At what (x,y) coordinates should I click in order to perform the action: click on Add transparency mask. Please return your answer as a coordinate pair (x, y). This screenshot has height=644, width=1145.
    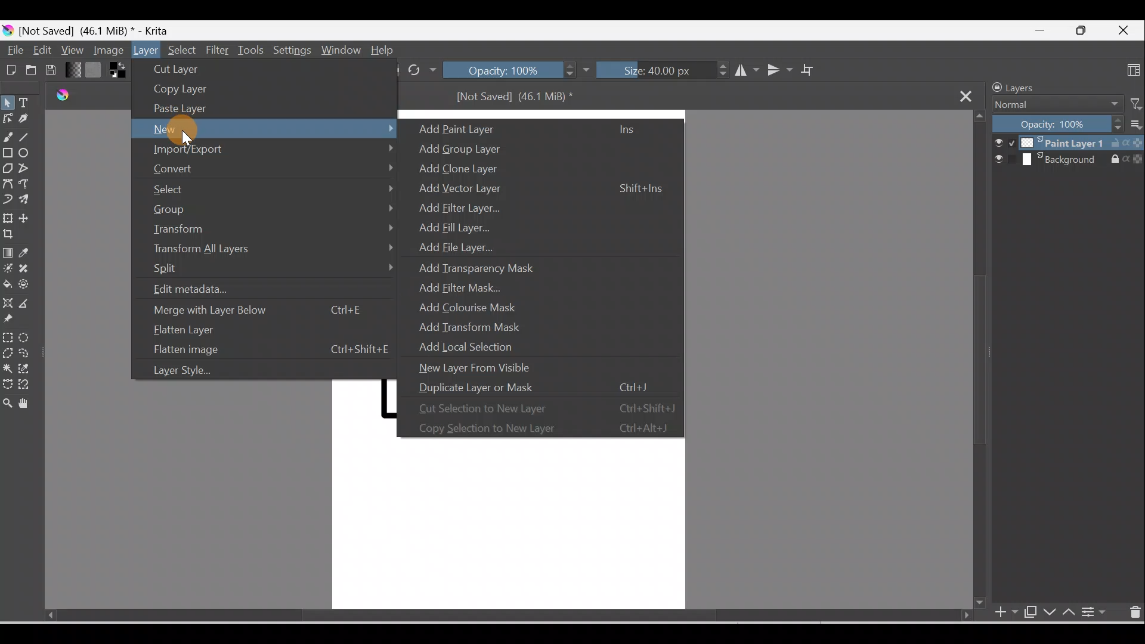
    Looking at the image, I should click on (478, 265).